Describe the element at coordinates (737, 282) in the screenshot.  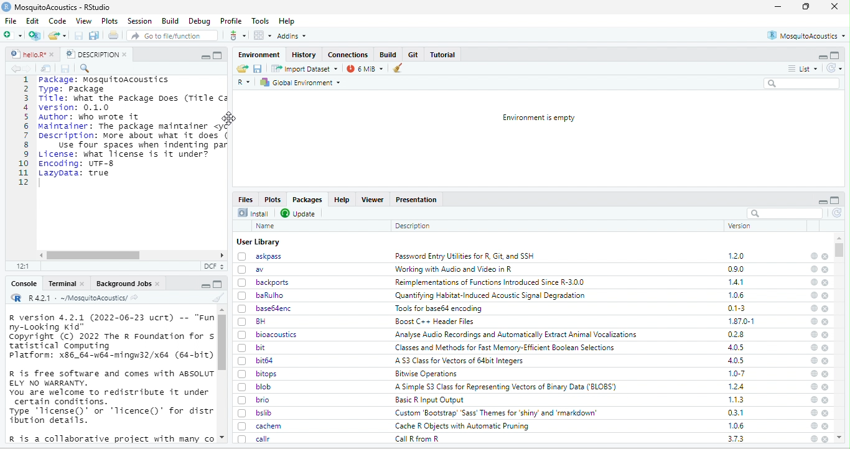
I see `1.4.1` at that location.